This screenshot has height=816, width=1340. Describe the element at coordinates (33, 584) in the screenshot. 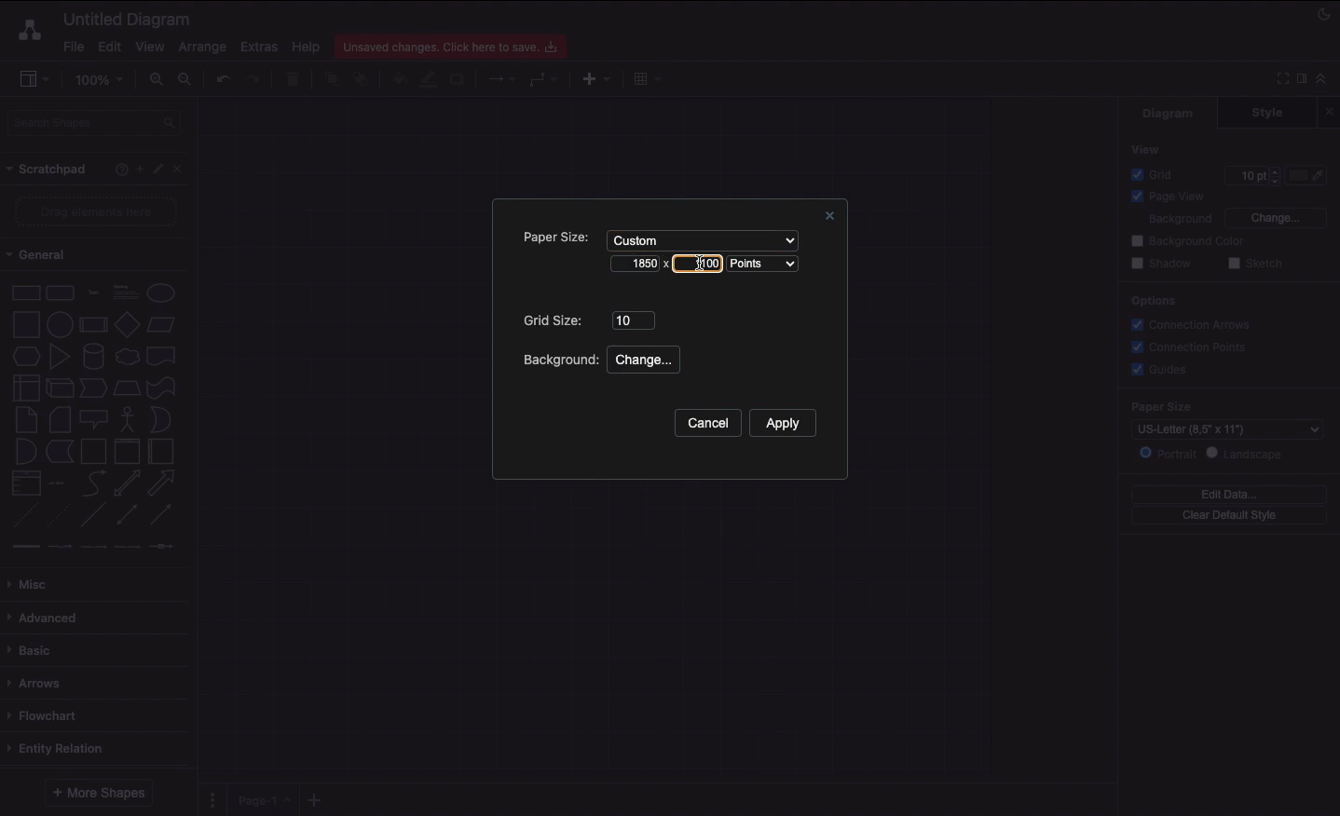

I see `Misc` at that location.